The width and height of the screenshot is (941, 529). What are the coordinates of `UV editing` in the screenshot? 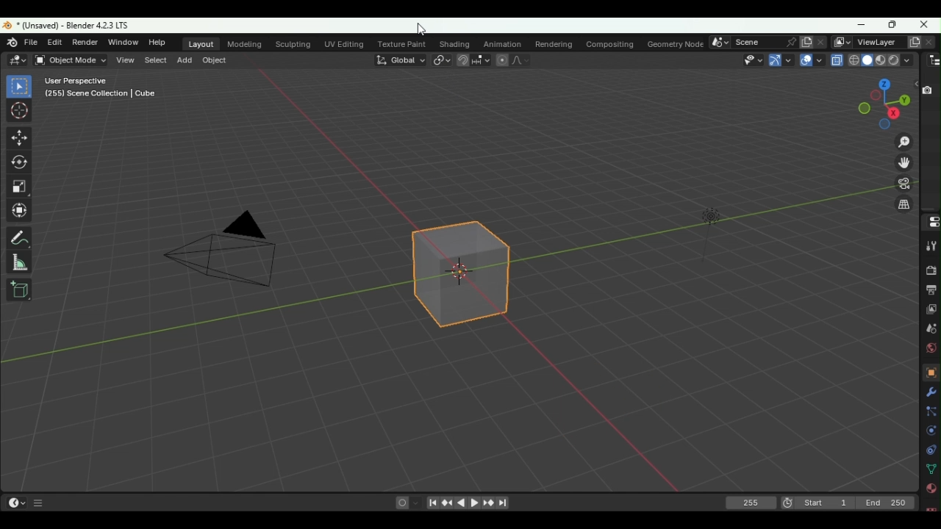 It's located at (347, 42).